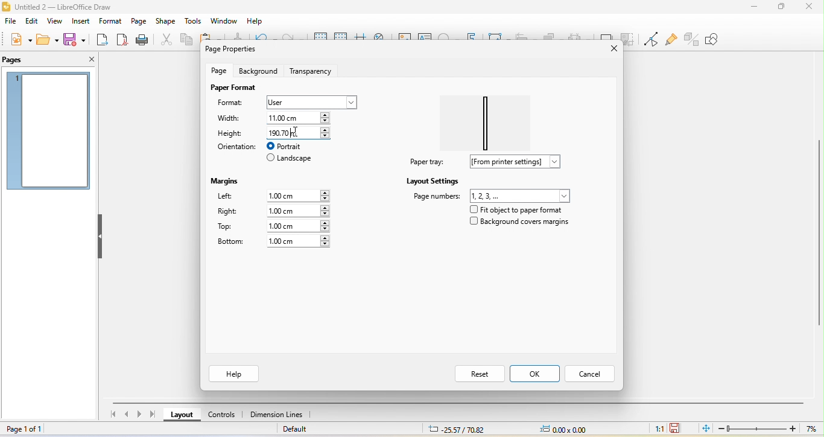 The width and height of the screenshot is (824, 437). I want to click on paper, so click(490, 119).